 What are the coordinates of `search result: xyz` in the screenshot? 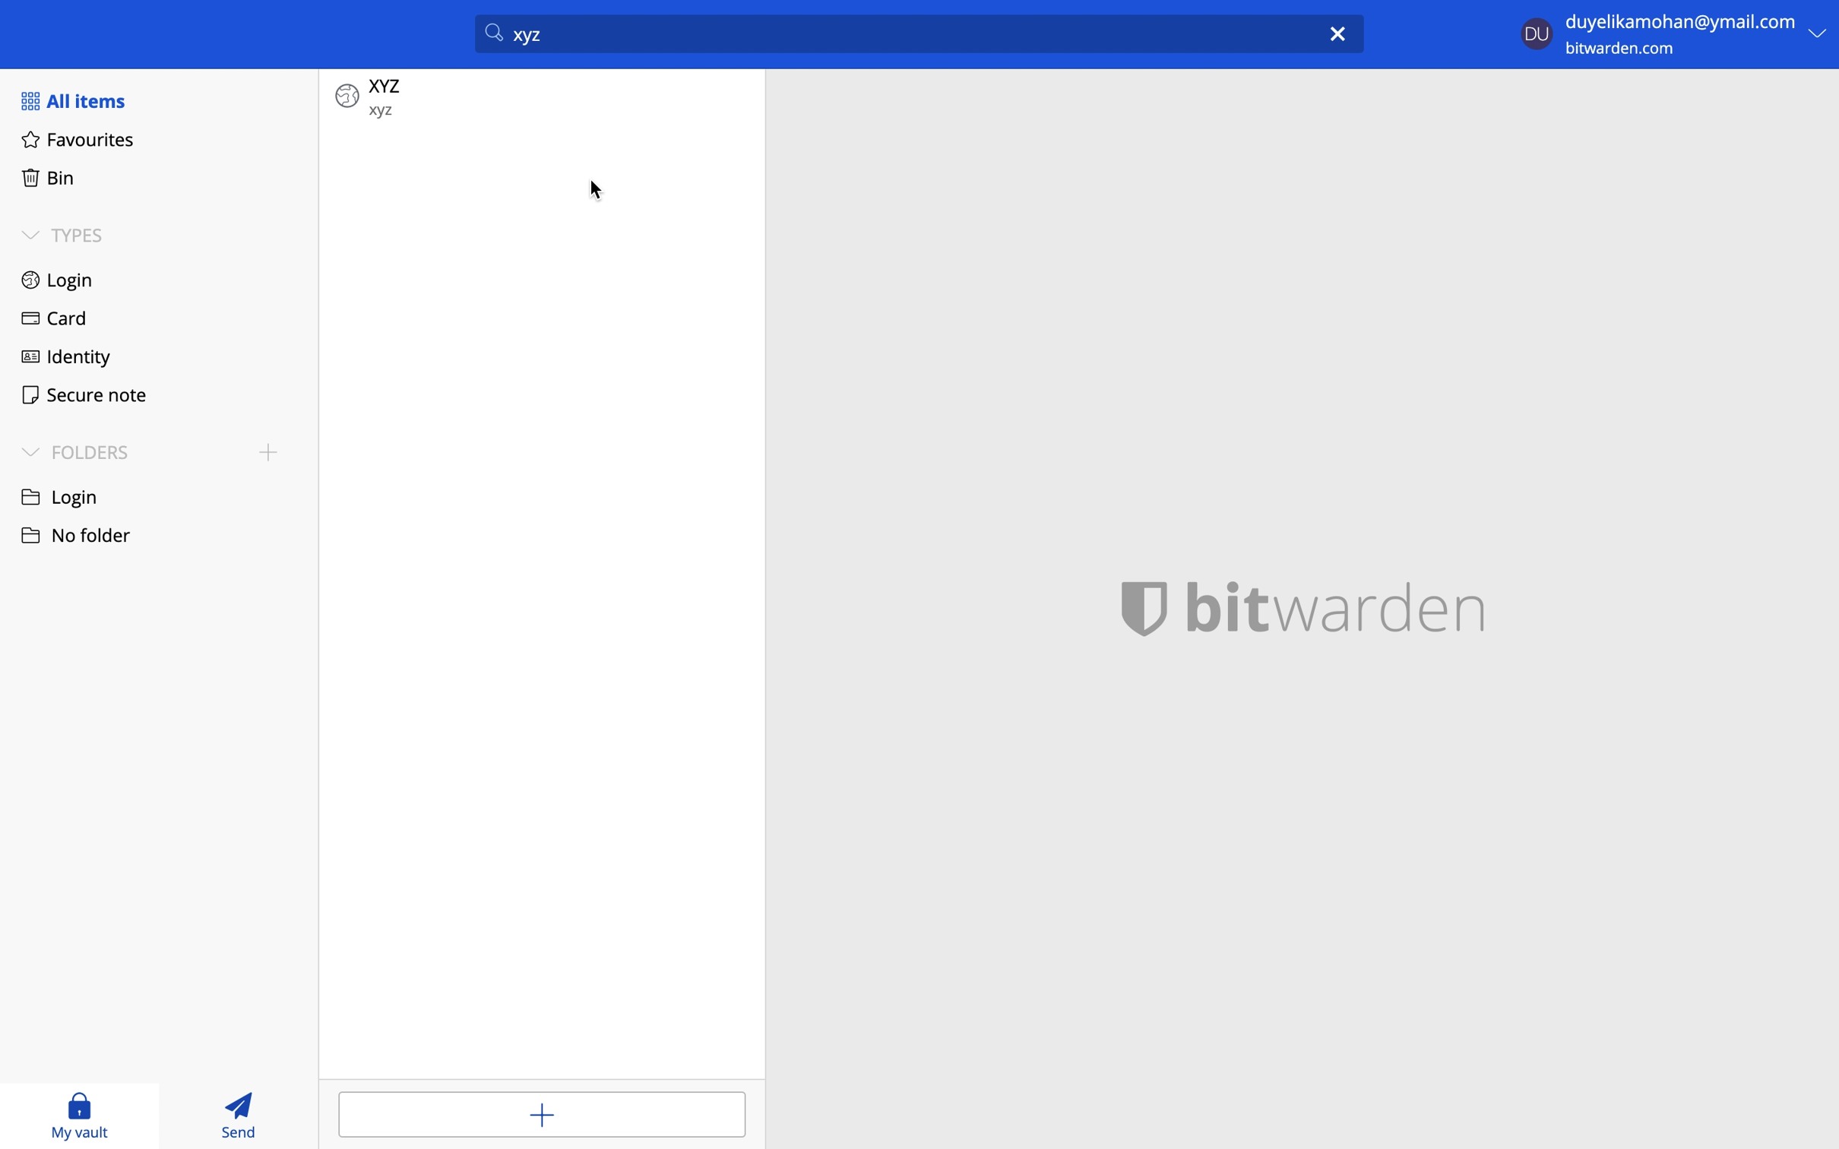 It's located at (546, 100).